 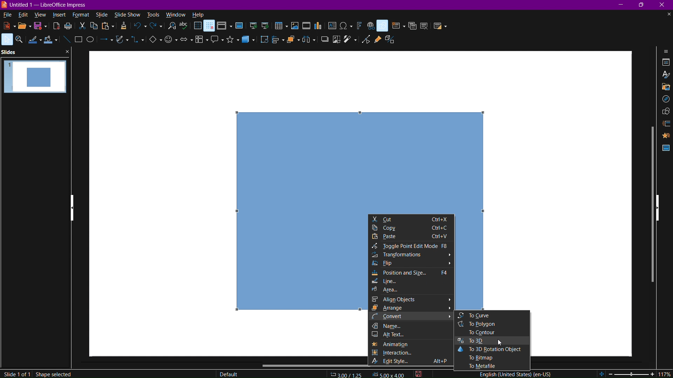 I want to click on Area, so click(x=396, y=291).